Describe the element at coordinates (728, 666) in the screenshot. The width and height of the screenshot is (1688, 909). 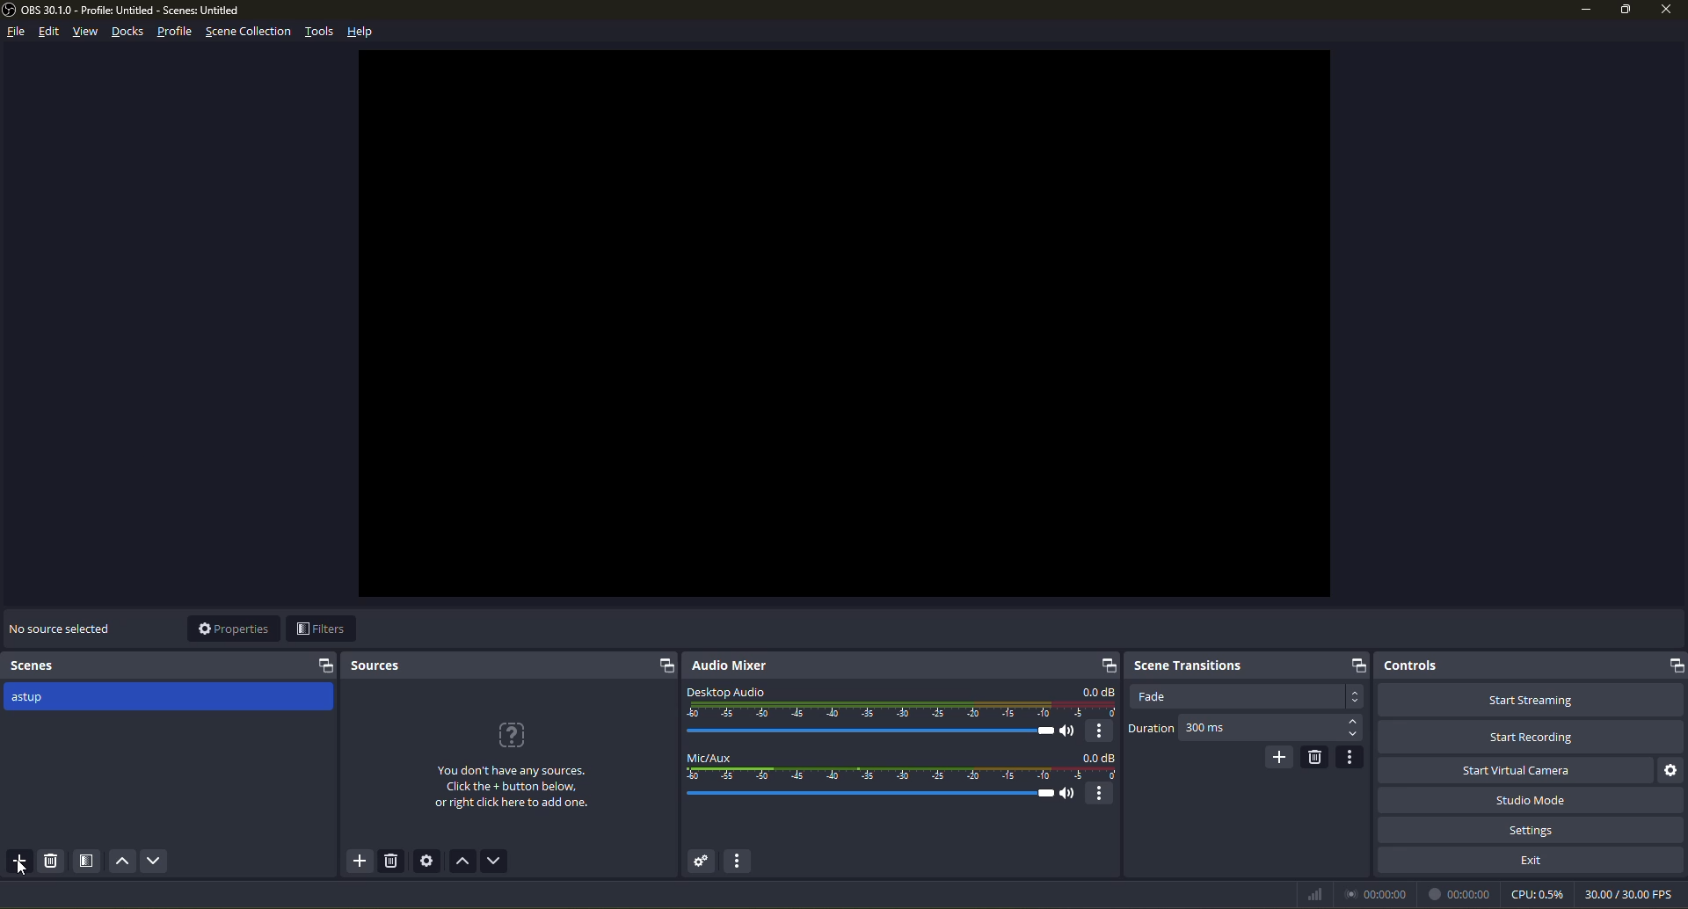
I see `audio mixer` at that location.